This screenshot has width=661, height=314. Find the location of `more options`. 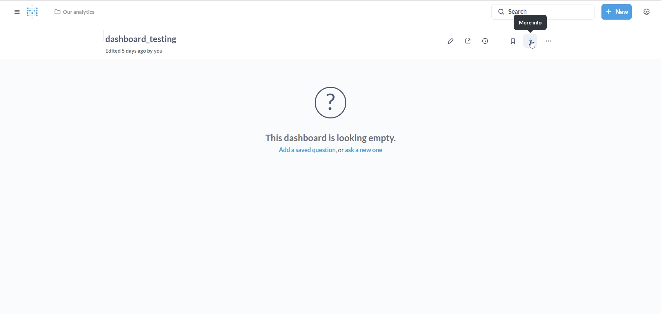

more options is located at coordinates (551, 42).